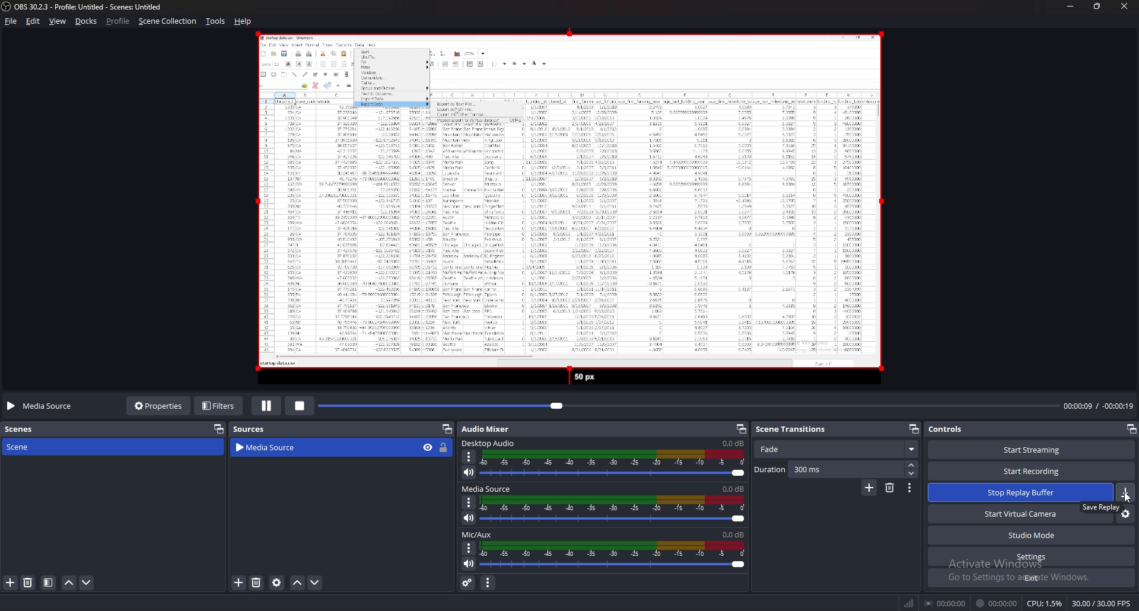  I want to click on options, so click(470, 457).